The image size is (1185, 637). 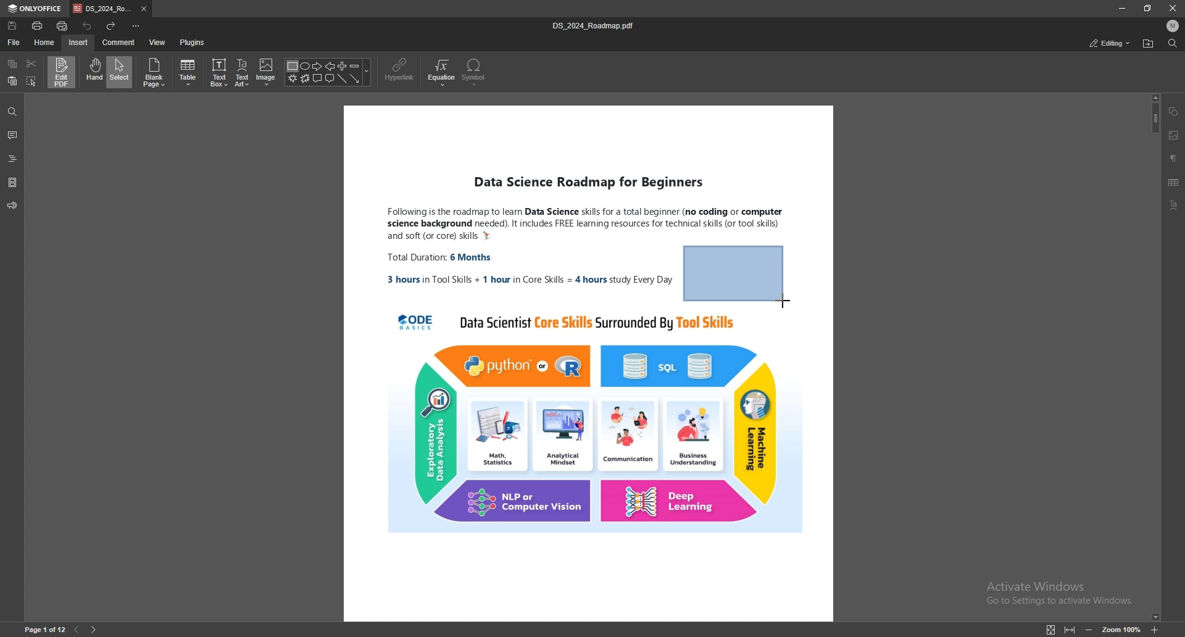 I want to click on resize, so click(x=1148, y=8).